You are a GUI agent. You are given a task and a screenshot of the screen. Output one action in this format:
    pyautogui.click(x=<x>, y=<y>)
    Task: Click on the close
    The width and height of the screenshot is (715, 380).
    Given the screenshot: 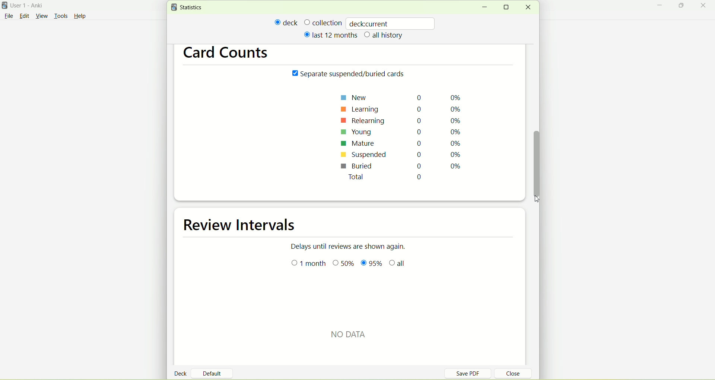 What is the action you would take?
    pyautogui.click(x=509, y=374)
    